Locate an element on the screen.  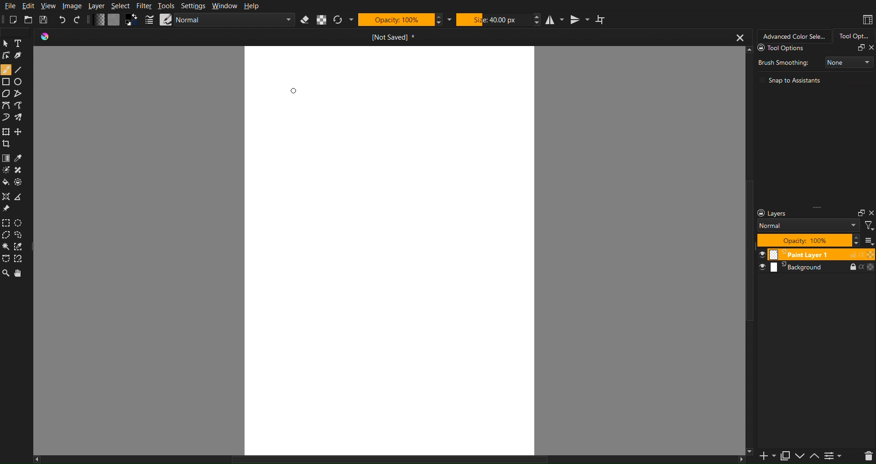
Current Document is located at coordinates (393, 37).